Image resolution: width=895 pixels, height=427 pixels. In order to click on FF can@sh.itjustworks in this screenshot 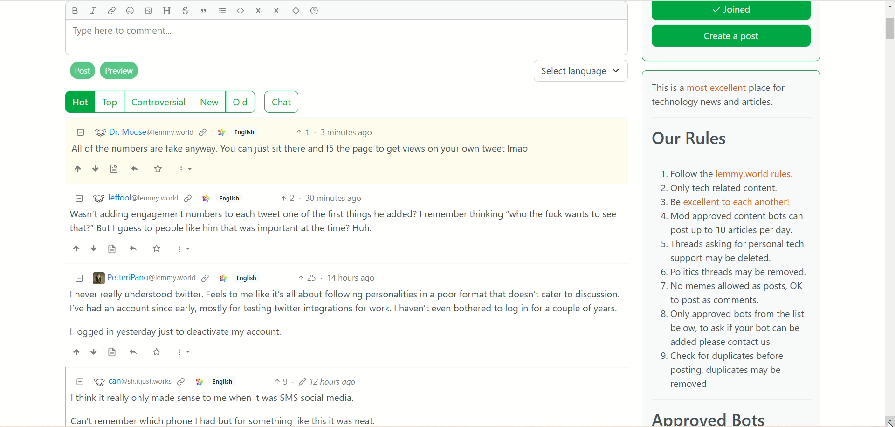, I will do `click(132, 383)`.